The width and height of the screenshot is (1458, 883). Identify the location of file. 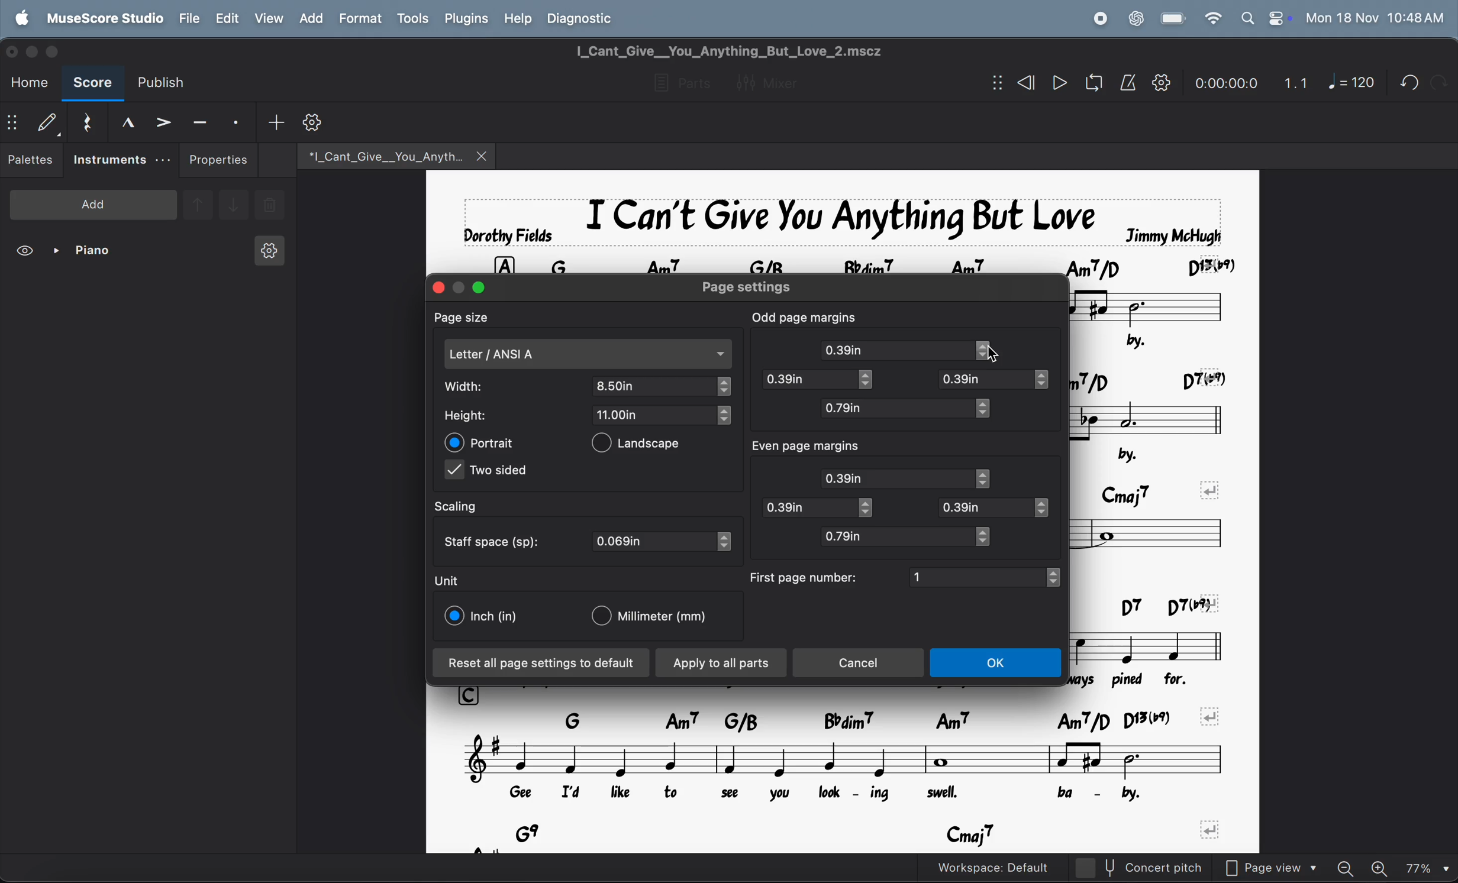
(190, 18).